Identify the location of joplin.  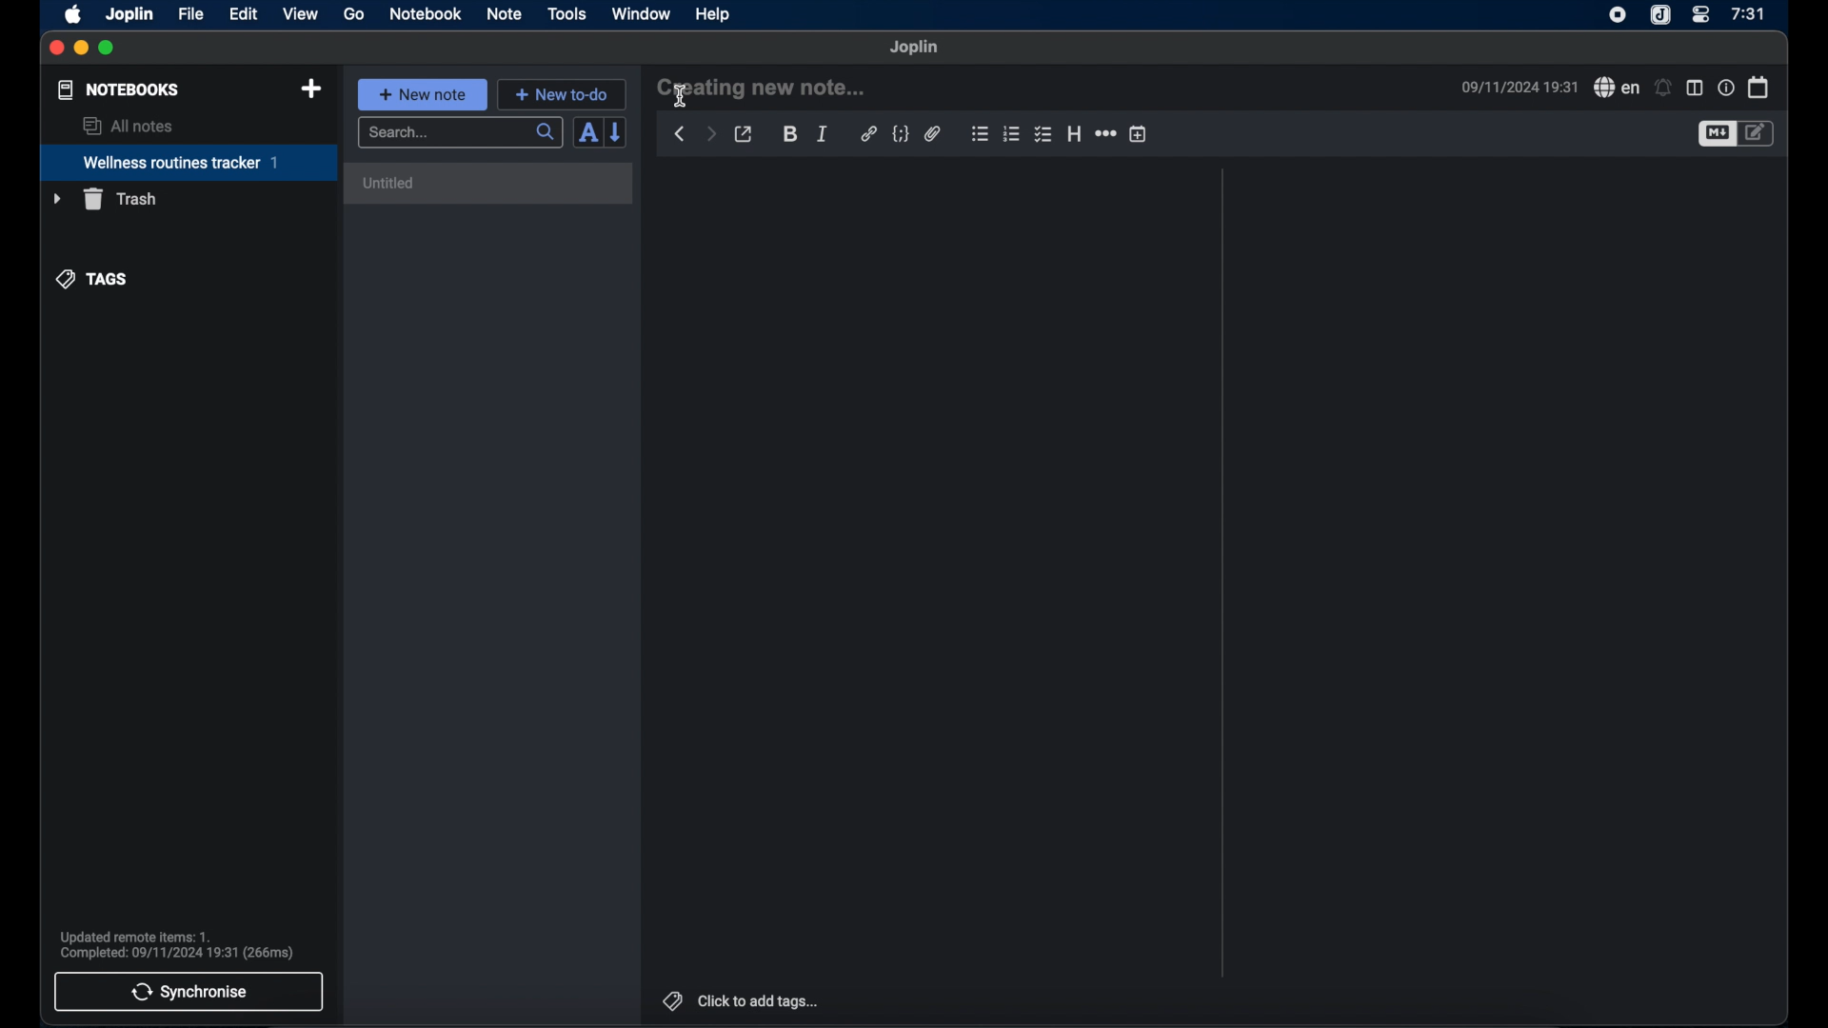
(130, 15).